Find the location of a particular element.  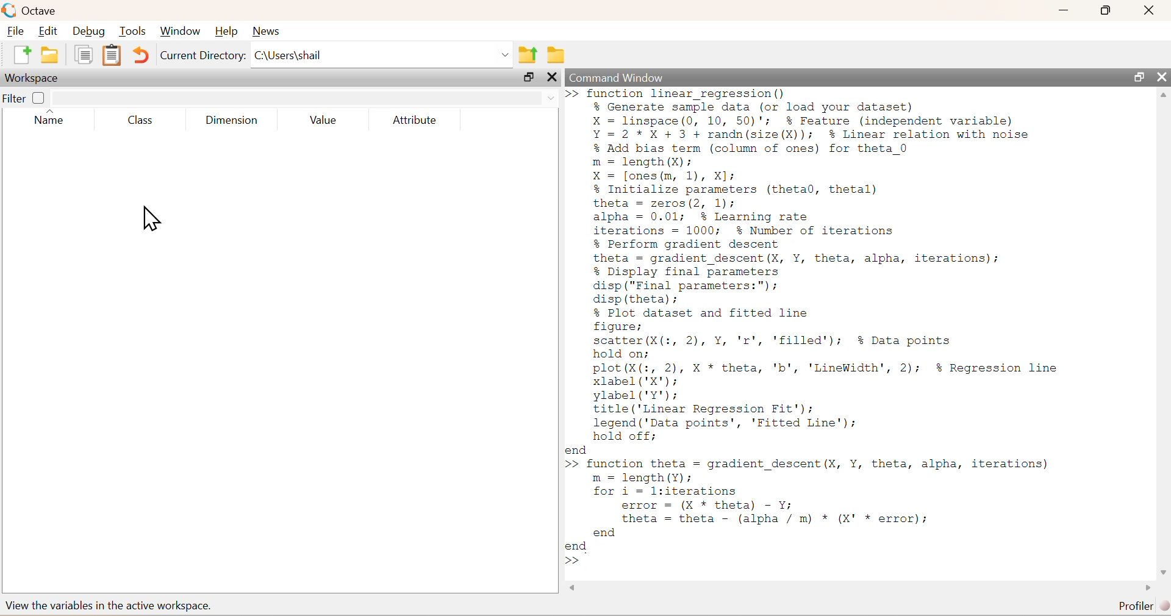

document is located at coordinates (84, 54).